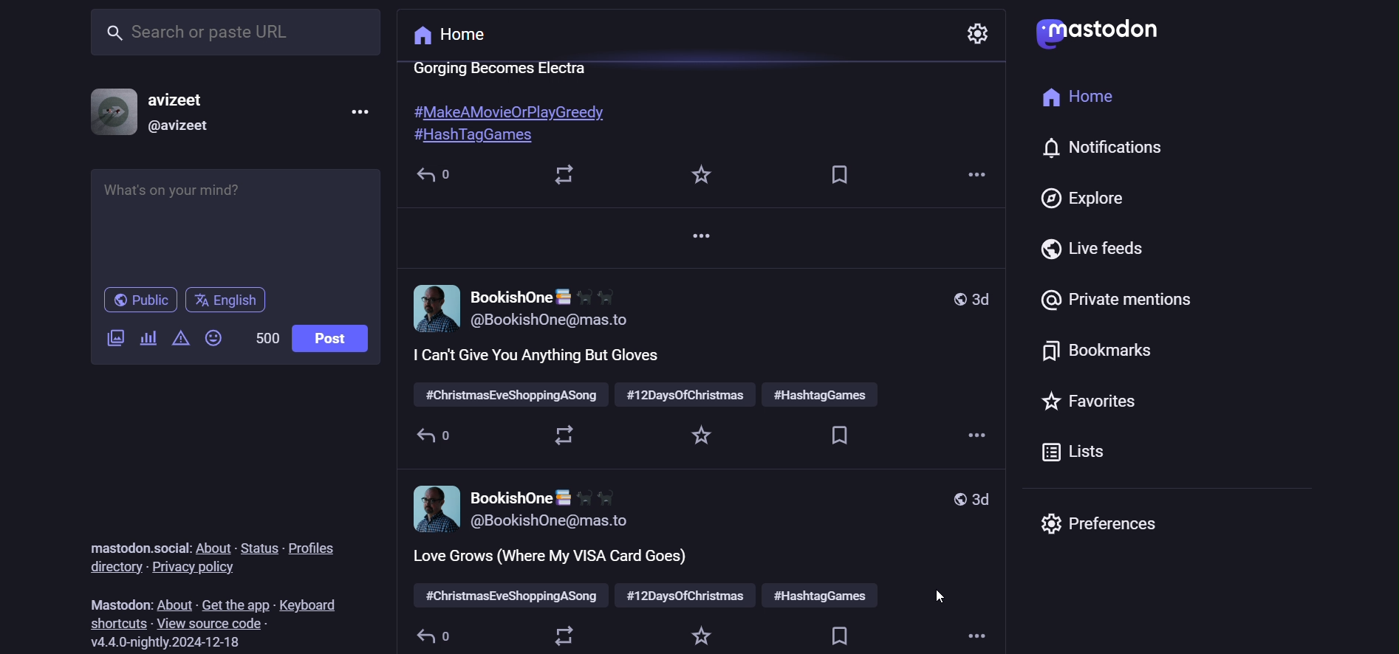 This screenshot has height=654, width=1399. I want to click on directory, so click(112, 567).